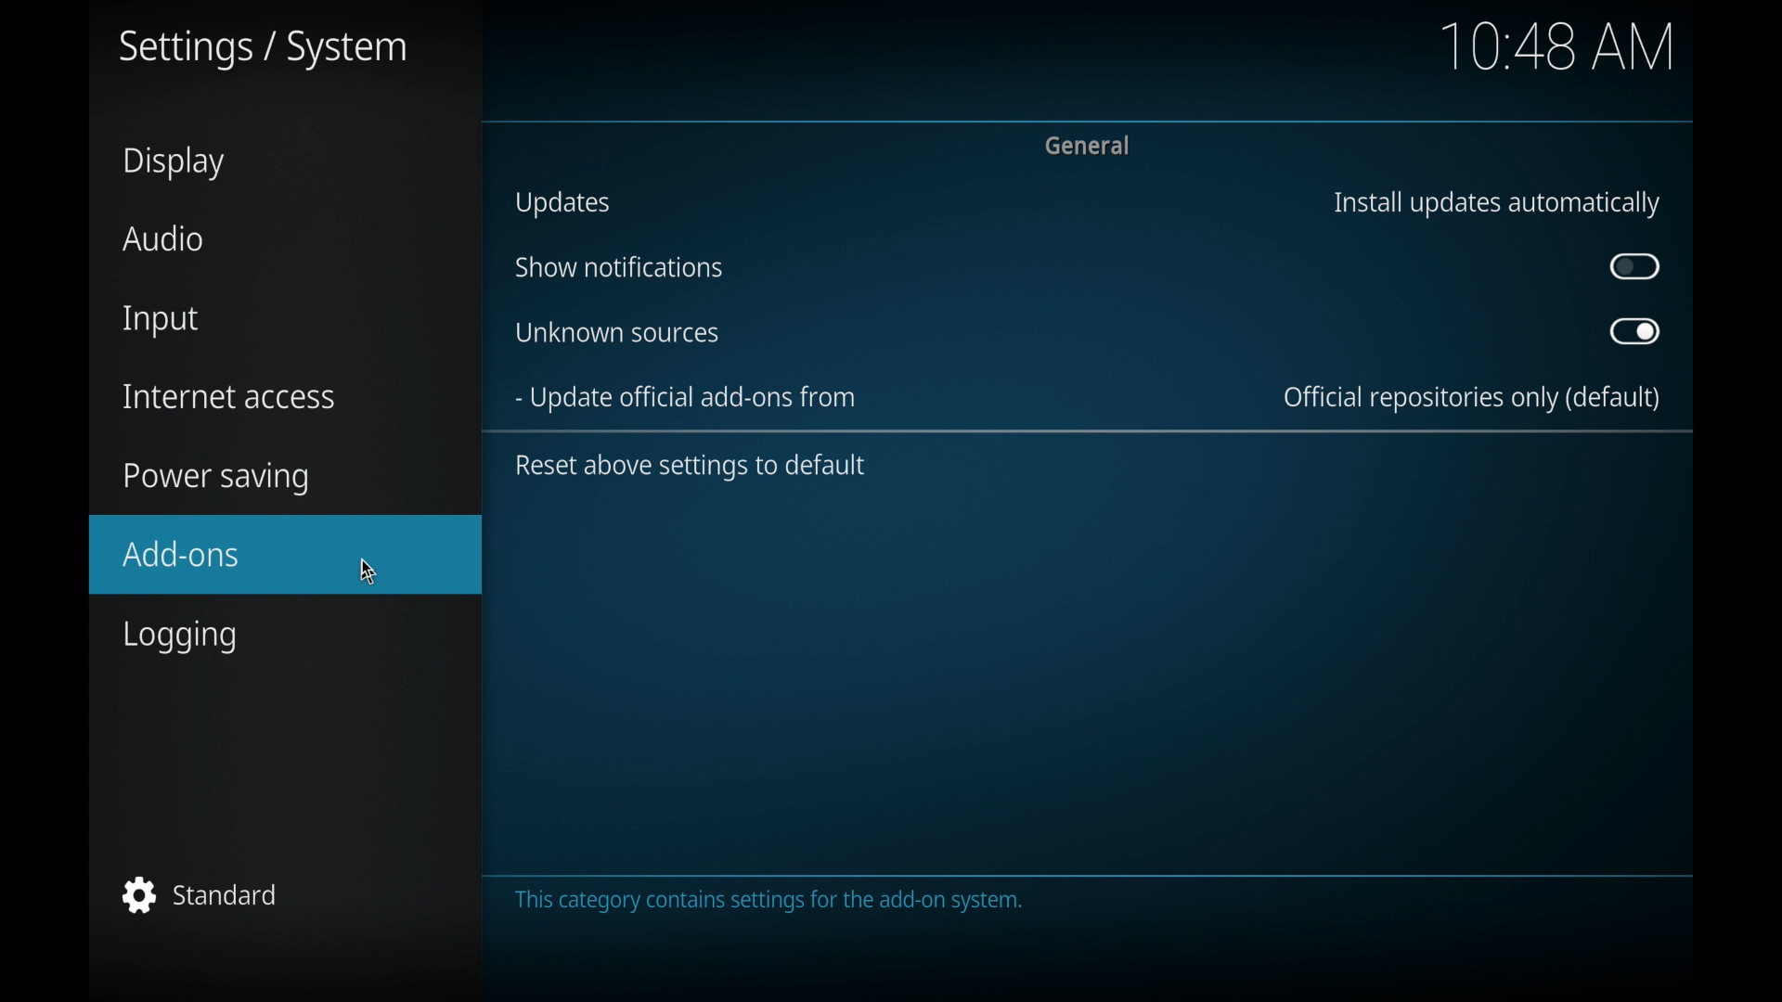  Describe the element at coordinates (161, 239) in the screenshot. I see `audio` at that location.